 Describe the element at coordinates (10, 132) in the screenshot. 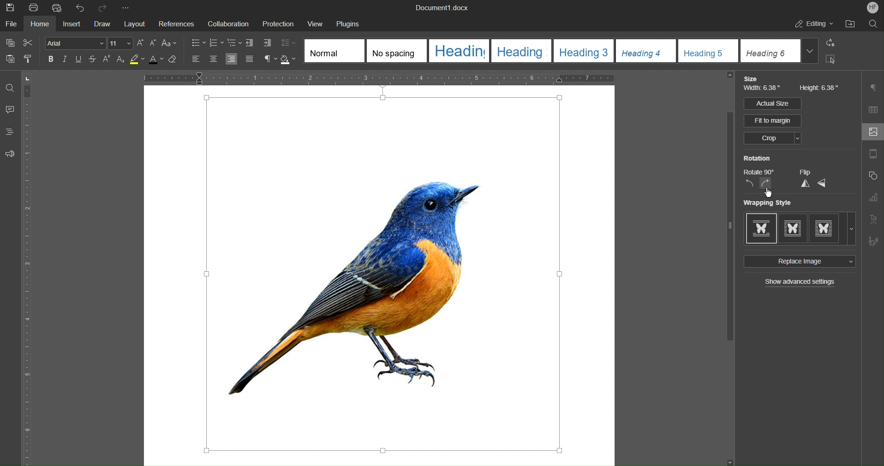

I see `Headings` at that location.